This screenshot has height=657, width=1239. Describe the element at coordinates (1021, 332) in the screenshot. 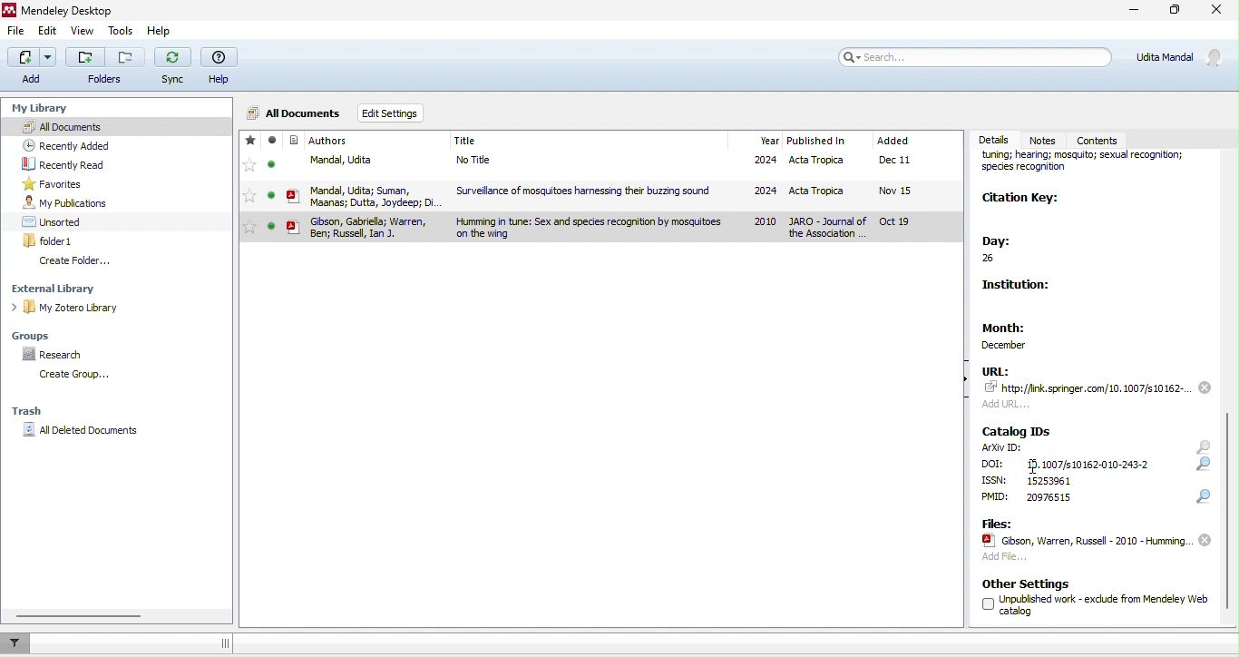

I see `month: december` at that location.